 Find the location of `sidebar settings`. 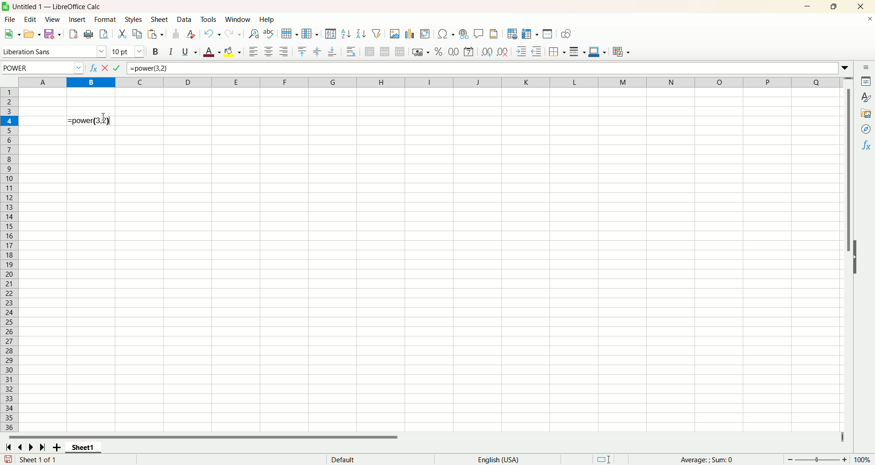

sidebar settings is located at coordinates (866, 68).